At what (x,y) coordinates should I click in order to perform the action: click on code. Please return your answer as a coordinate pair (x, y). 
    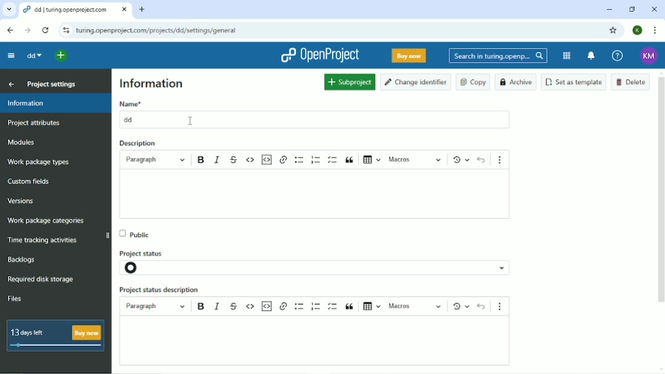
    Looking at the image, I should click on (250, 306).